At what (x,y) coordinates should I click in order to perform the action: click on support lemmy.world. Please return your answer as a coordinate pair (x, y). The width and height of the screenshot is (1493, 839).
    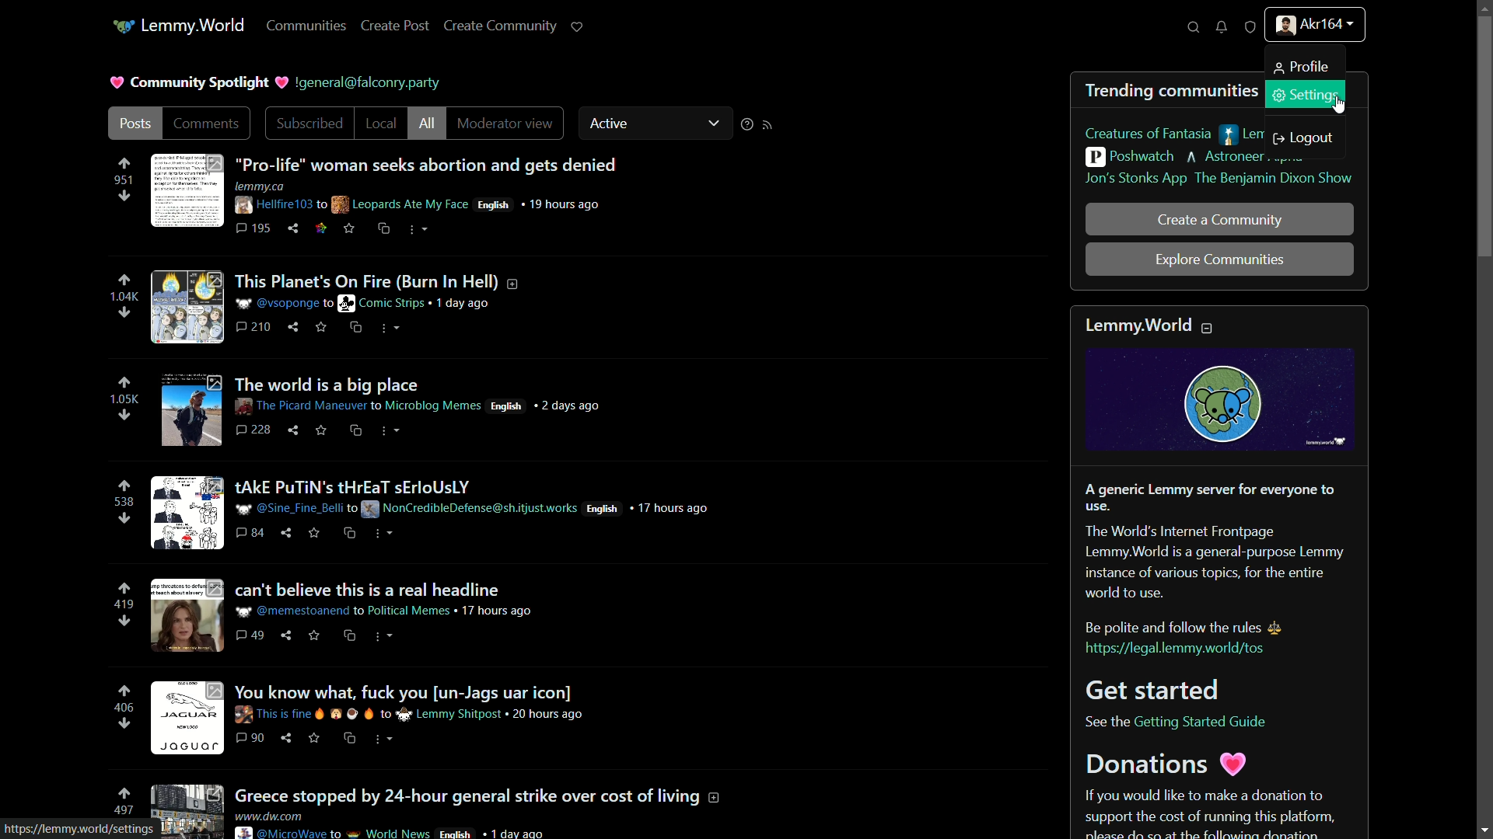
    Looking at the image, I should click on (577, 25).